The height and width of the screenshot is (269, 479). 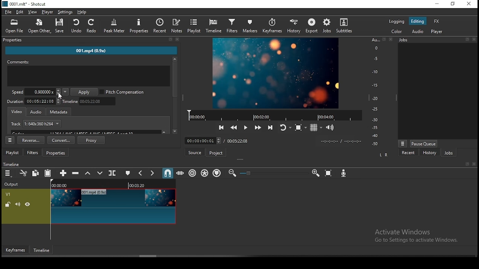 I want to click on timeline, so click(x=89, y=102).